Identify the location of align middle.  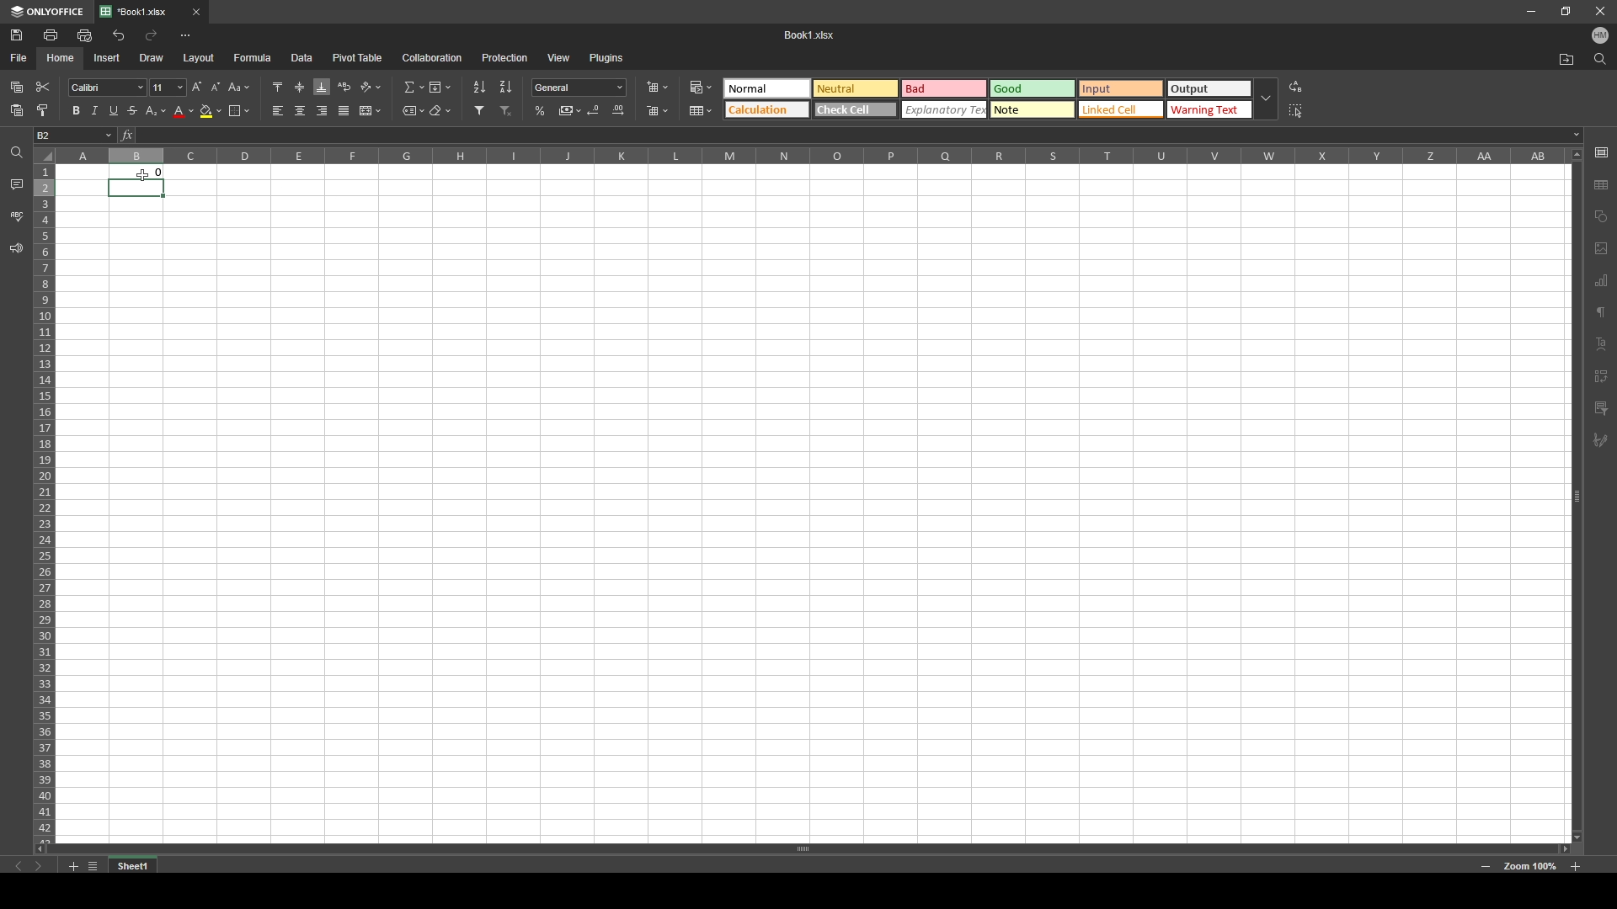
(300, 86).